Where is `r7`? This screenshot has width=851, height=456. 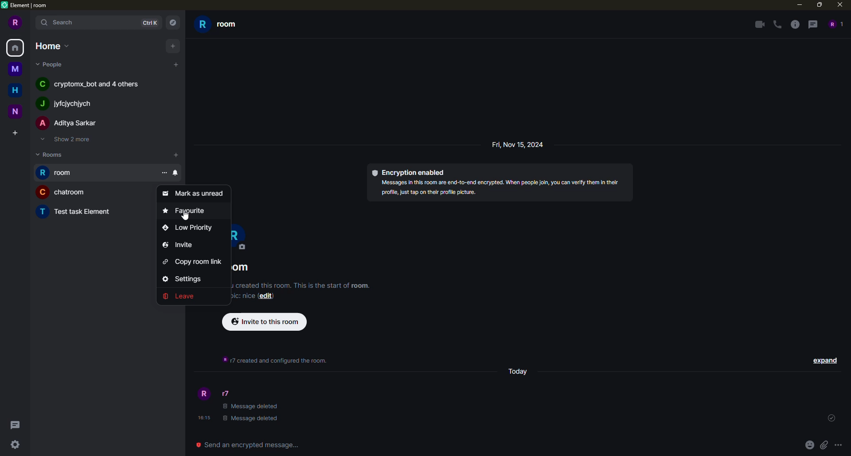 r7 is located at coordinates (225, 393).